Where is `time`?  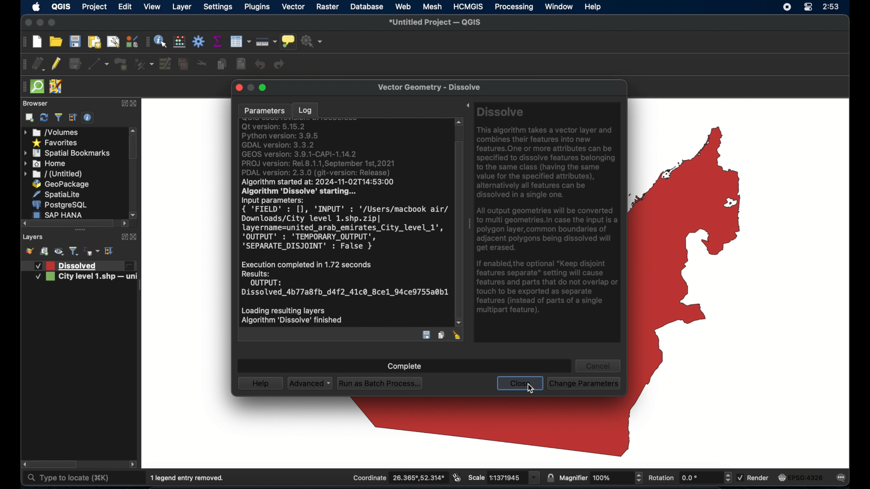
time is located at coordinates (831, 7).